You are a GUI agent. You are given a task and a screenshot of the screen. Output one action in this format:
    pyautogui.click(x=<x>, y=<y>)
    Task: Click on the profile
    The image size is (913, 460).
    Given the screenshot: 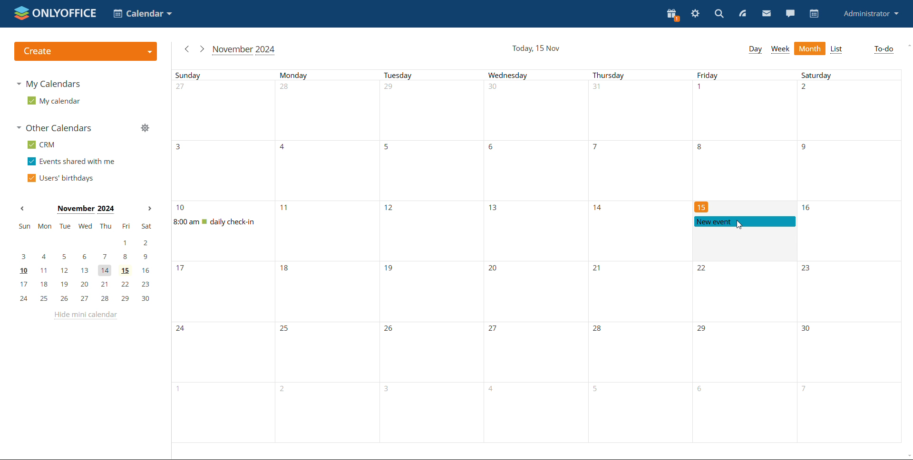 What is the action you would take?
    pyautogui.click(x=870, y=14)
    